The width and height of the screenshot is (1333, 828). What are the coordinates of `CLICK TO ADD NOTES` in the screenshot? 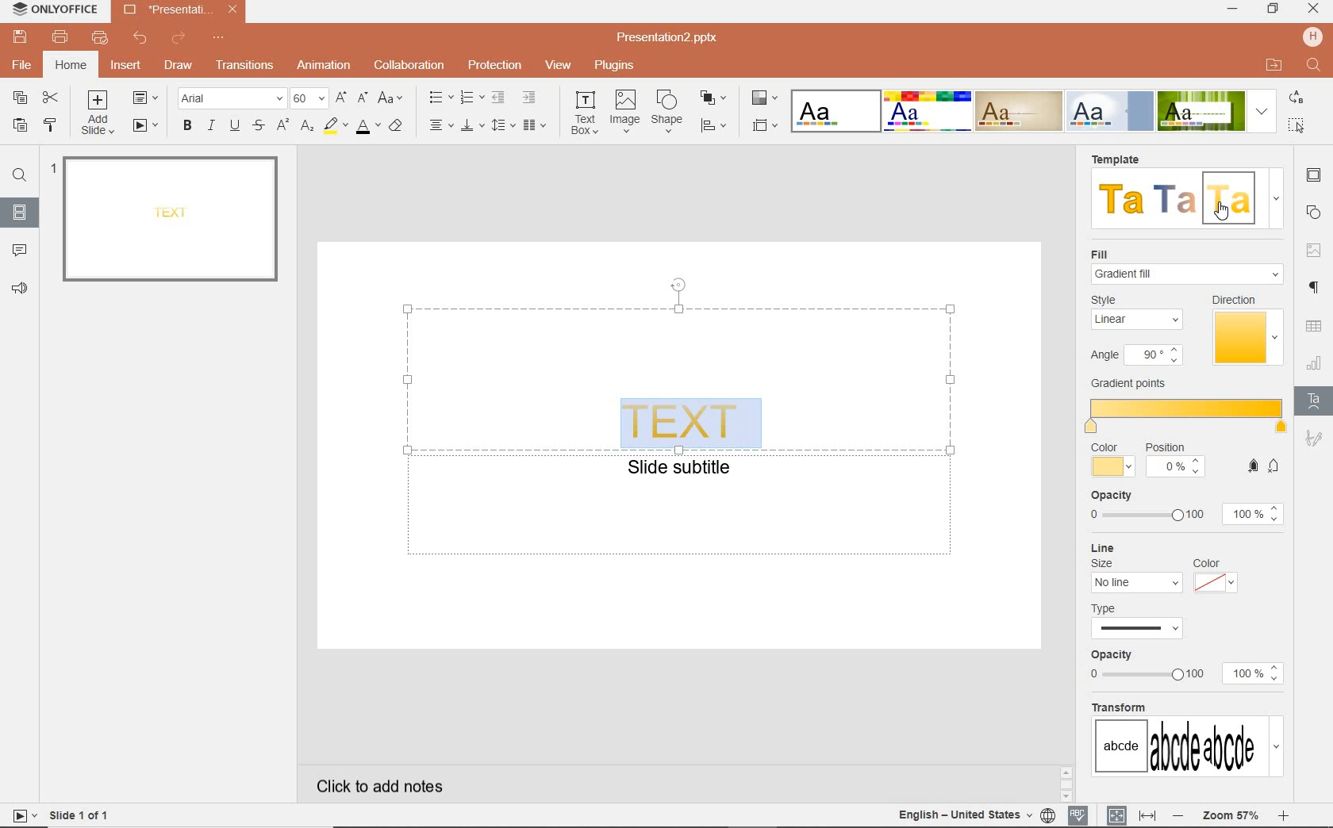 It's located at (393, 786).